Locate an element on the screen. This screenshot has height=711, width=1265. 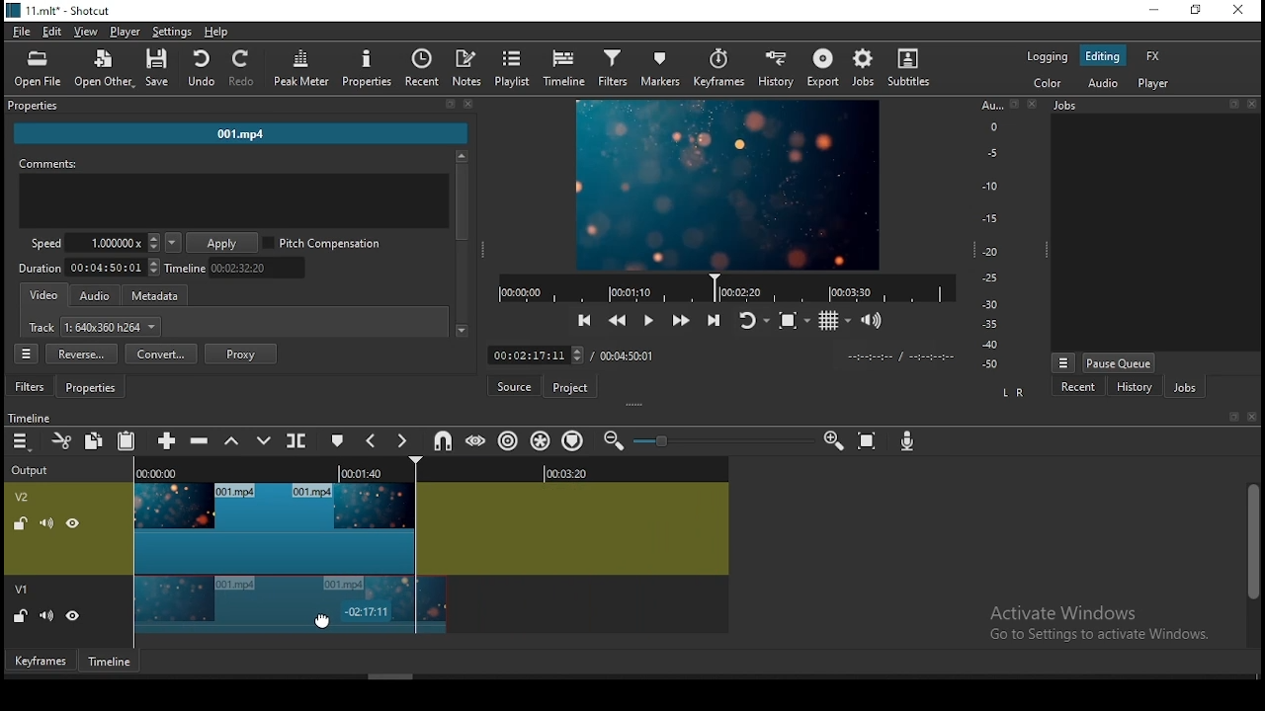
properties is located at coordinates (94, 388).